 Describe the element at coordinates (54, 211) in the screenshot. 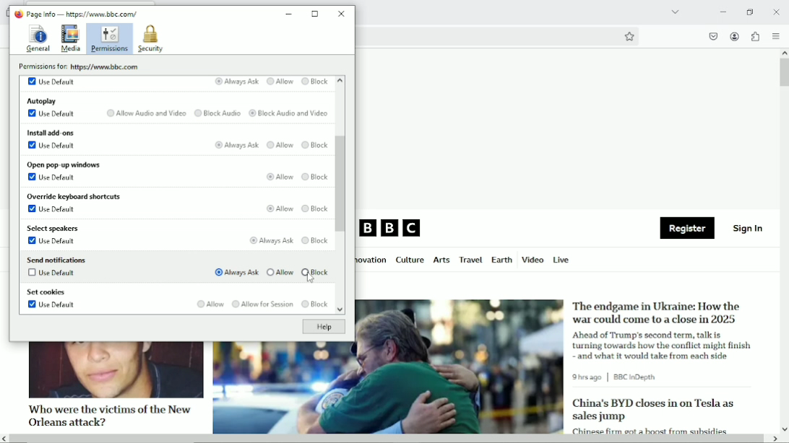

I see `Use default` at that location.